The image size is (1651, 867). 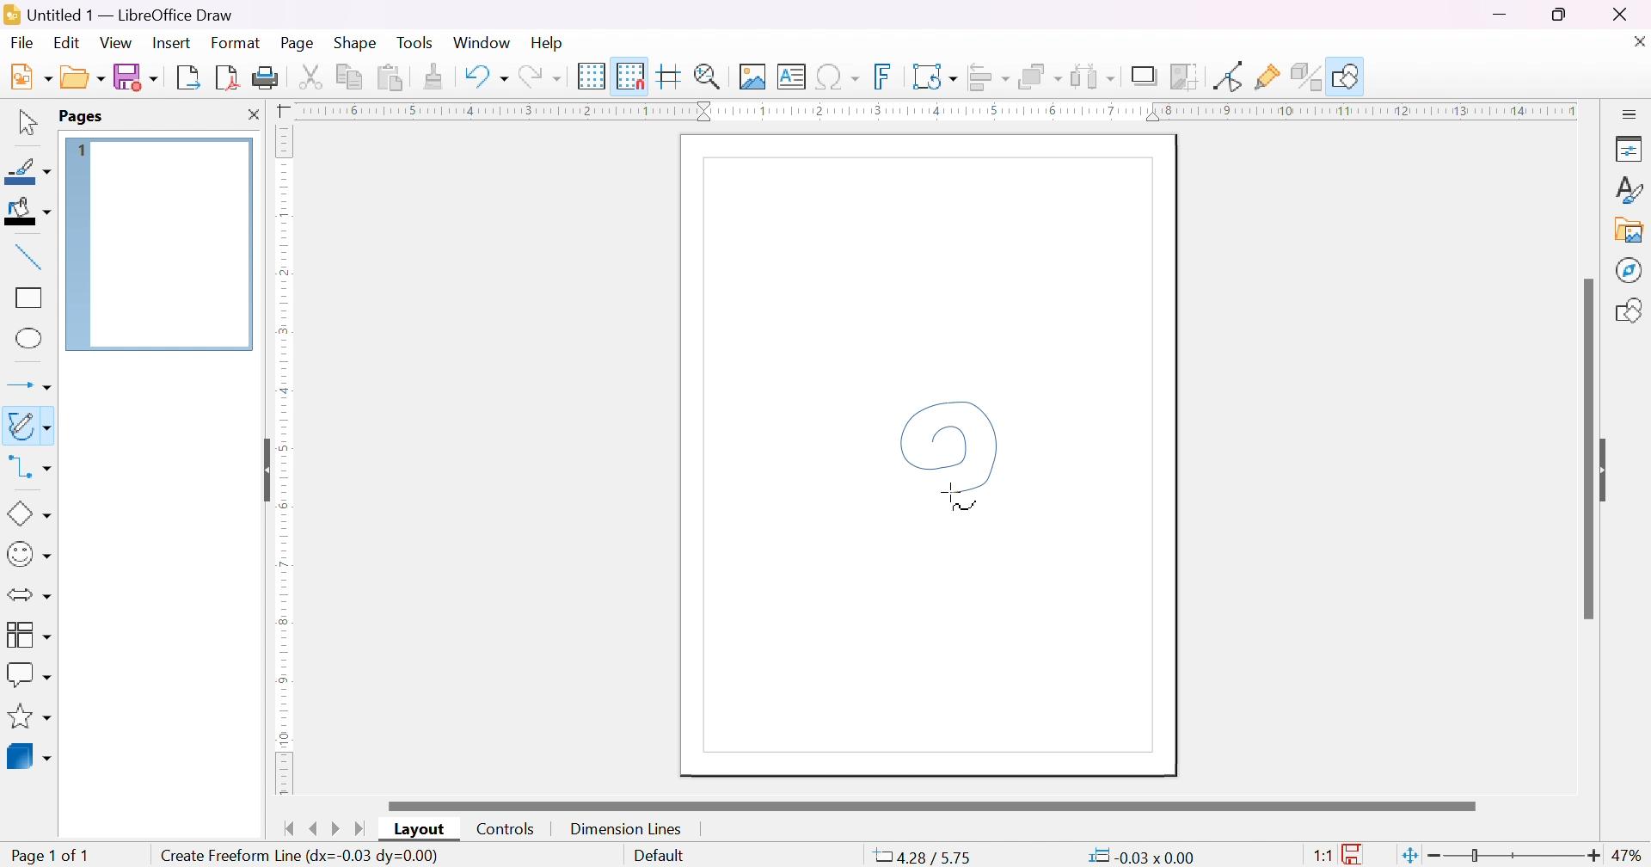 I want to click on basic shapes, so click(x=29, y=514).